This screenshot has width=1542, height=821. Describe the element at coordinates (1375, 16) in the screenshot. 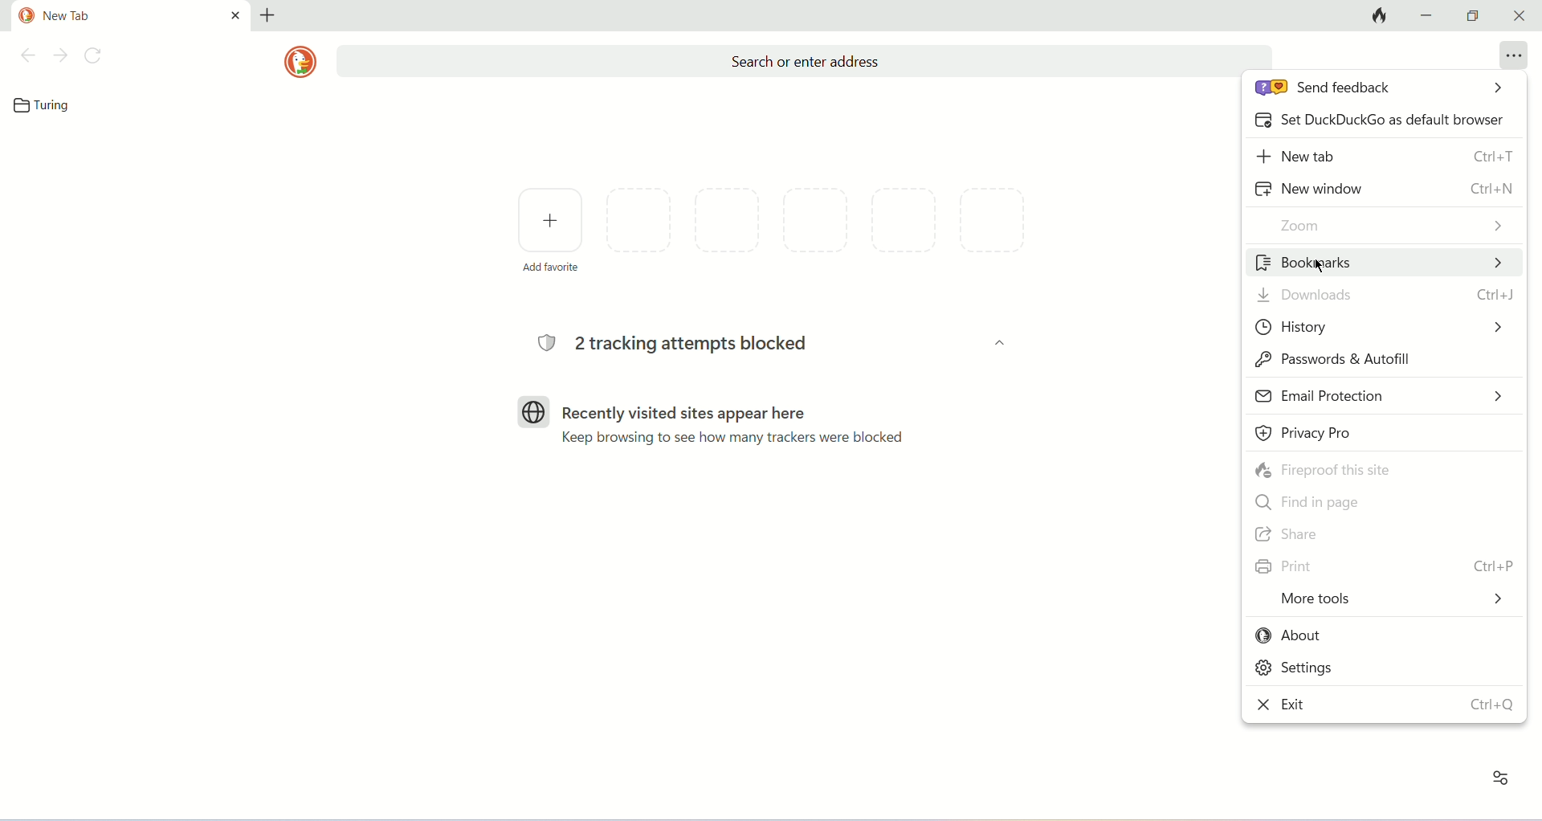

I see `close tabs and clear data` at that location.